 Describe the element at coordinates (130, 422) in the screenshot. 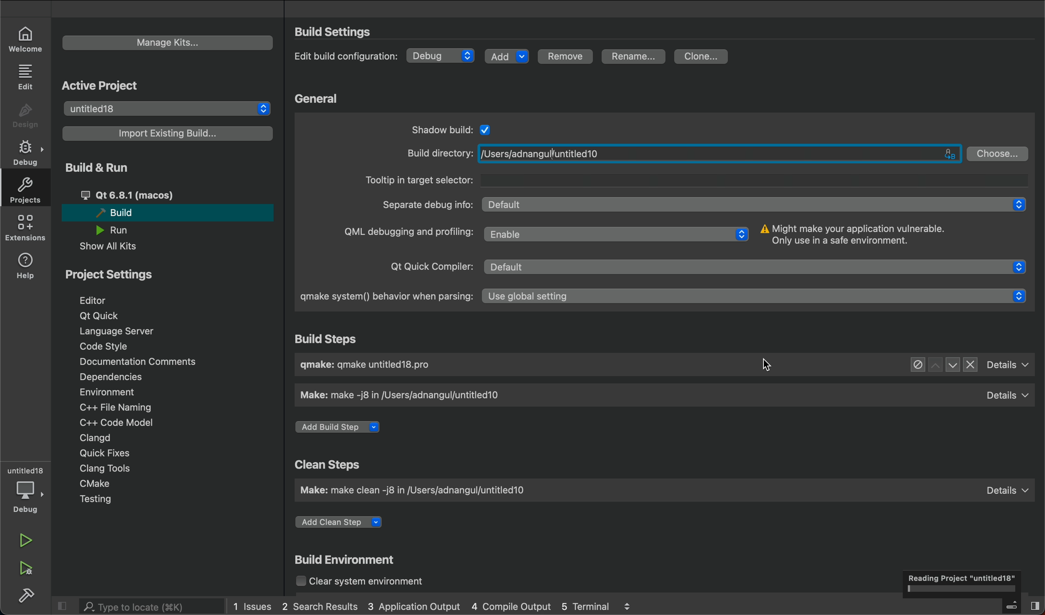

I see `C++ code model` at that location.